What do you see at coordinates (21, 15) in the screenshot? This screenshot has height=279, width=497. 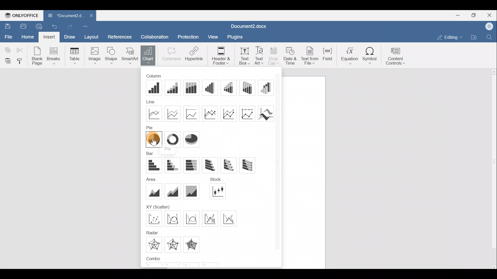 I see `ONLYOFFICE Menu` at bounding box center [21, 15].